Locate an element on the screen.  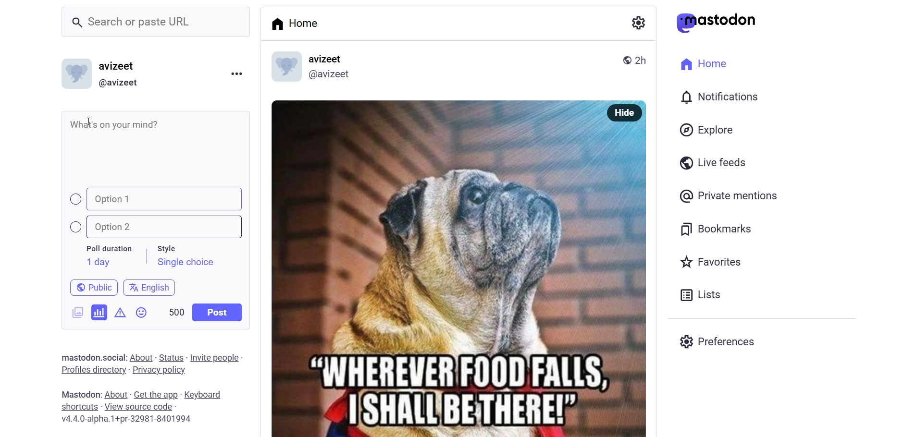
keyboard is located at coordinates (207, 395).